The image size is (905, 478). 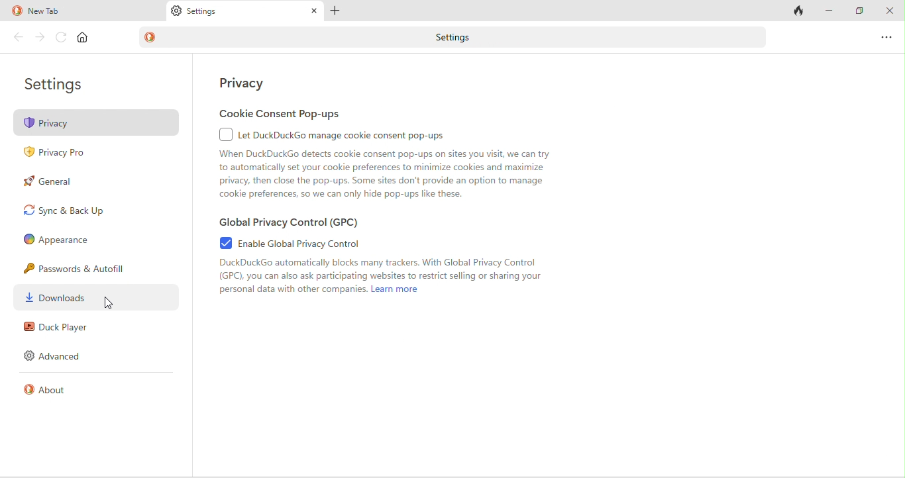 What do you see at coordinates (352, 134) in the screenshot?
I see `let duck duck go image cookie consent pop ups` at bounding box center [352, 134].